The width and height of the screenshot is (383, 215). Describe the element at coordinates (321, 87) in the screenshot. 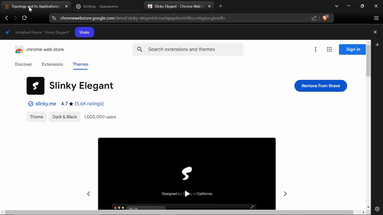

I see `Remove from brave` at that location.